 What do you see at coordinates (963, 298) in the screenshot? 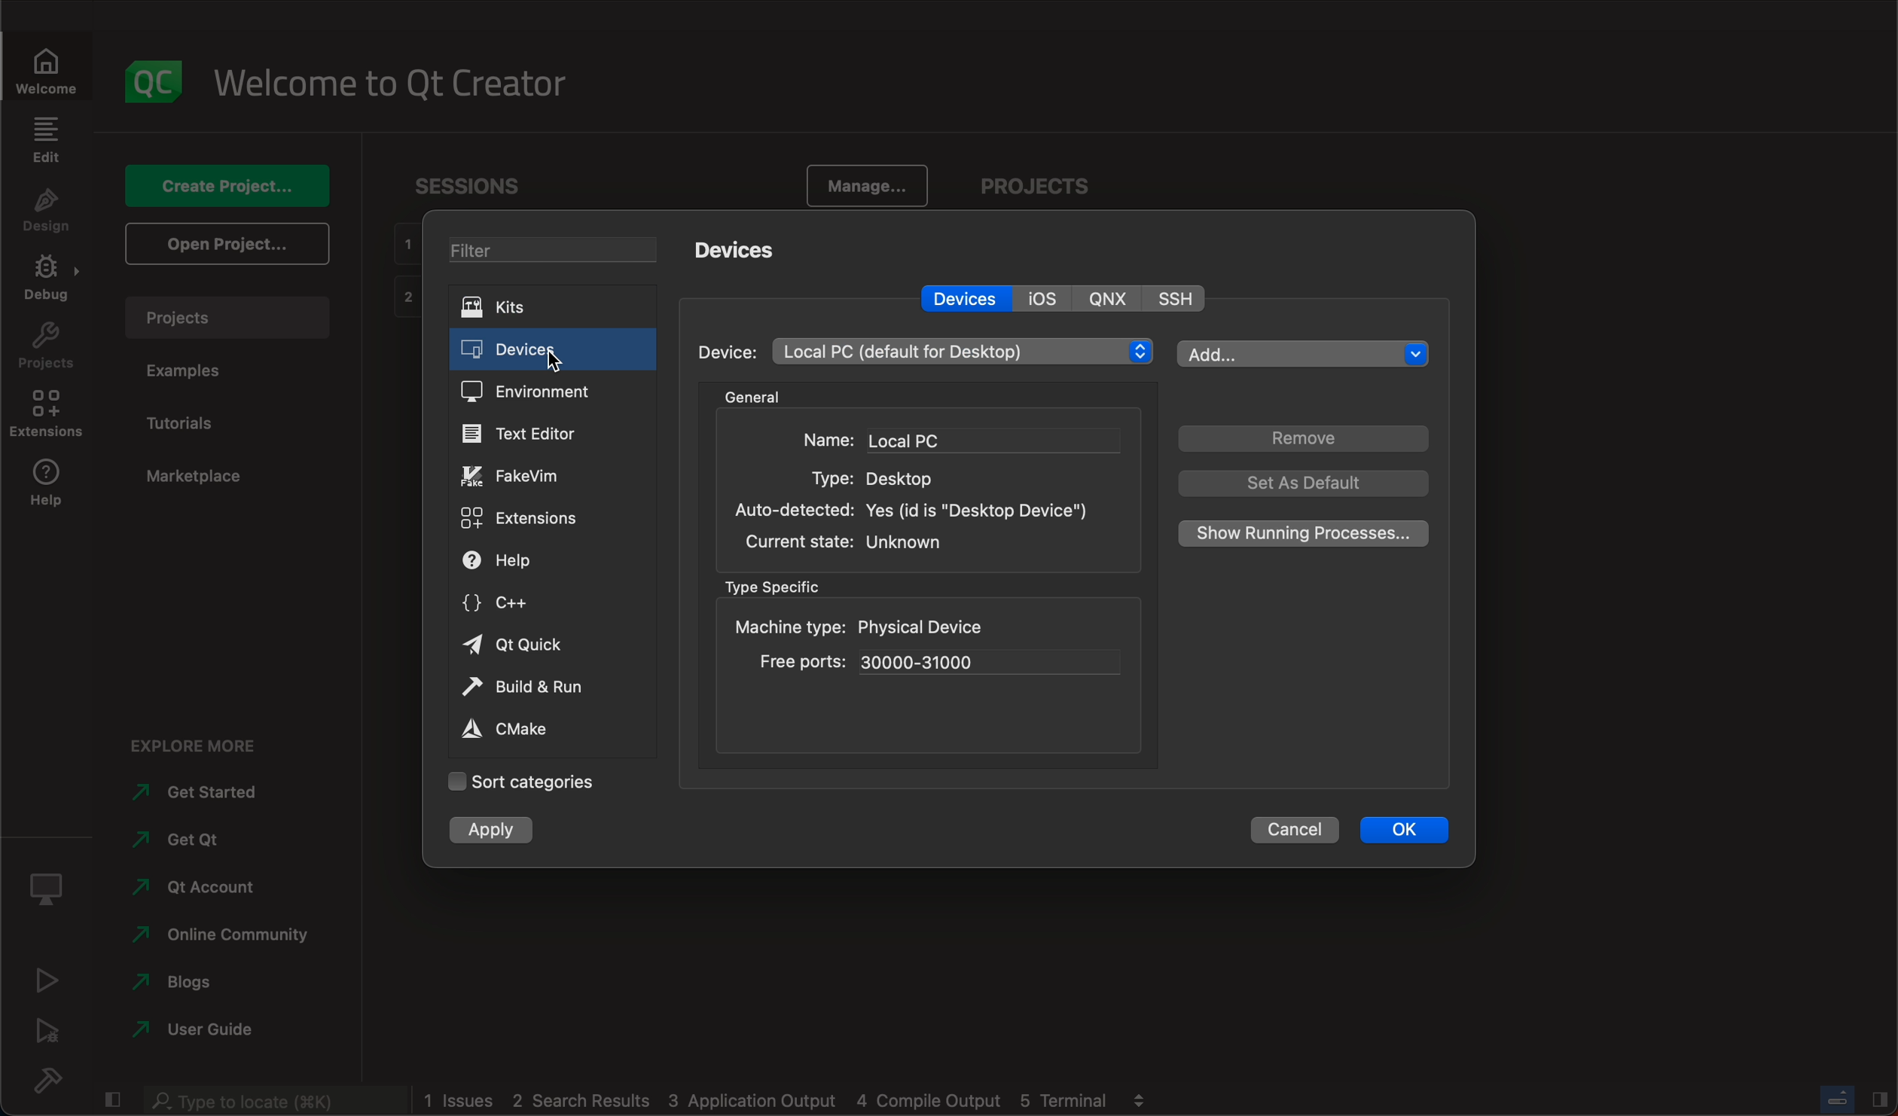
I see `devices` at bounding box center [963, 298].